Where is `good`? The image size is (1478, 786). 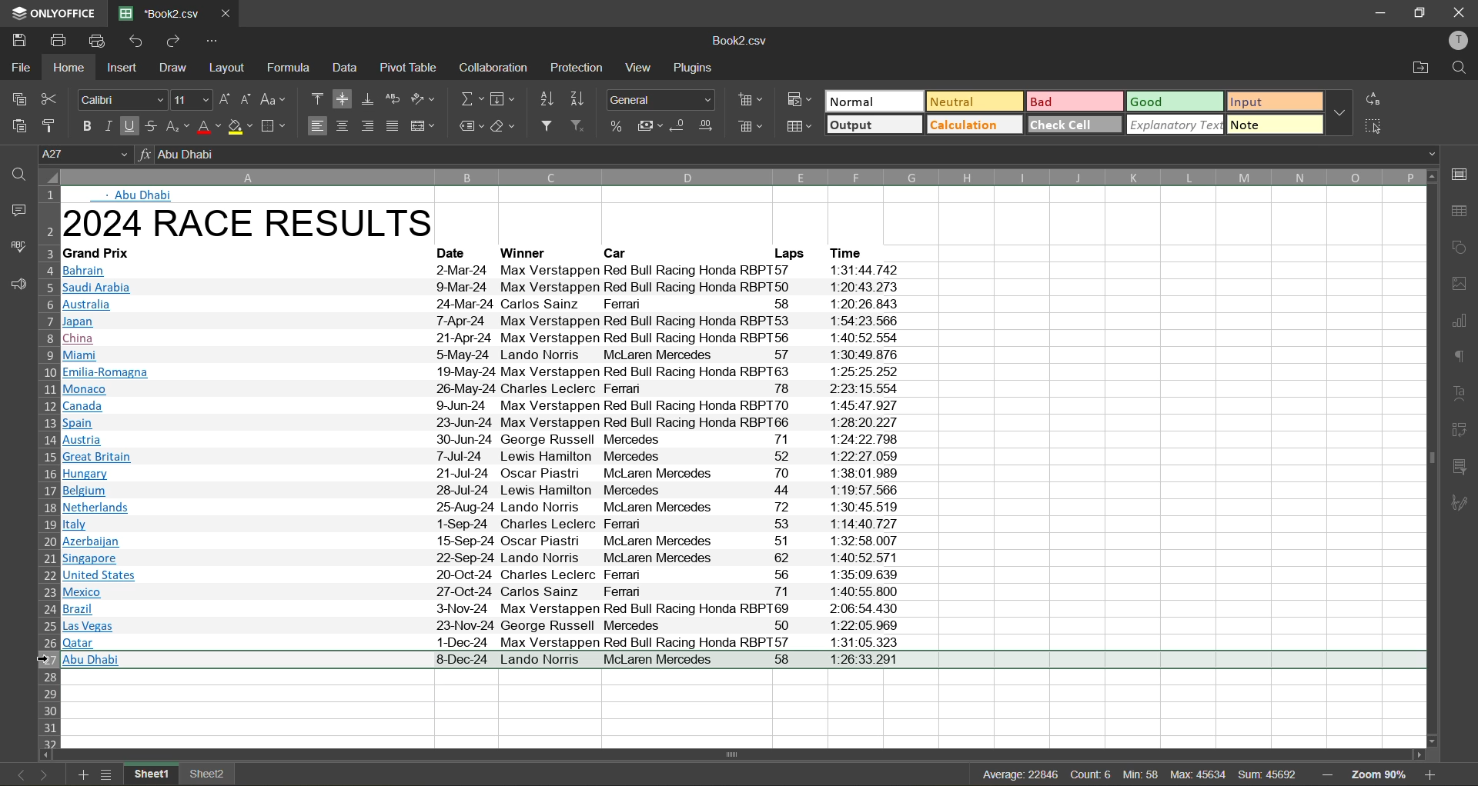
good is located at coordinates (1176, 100).